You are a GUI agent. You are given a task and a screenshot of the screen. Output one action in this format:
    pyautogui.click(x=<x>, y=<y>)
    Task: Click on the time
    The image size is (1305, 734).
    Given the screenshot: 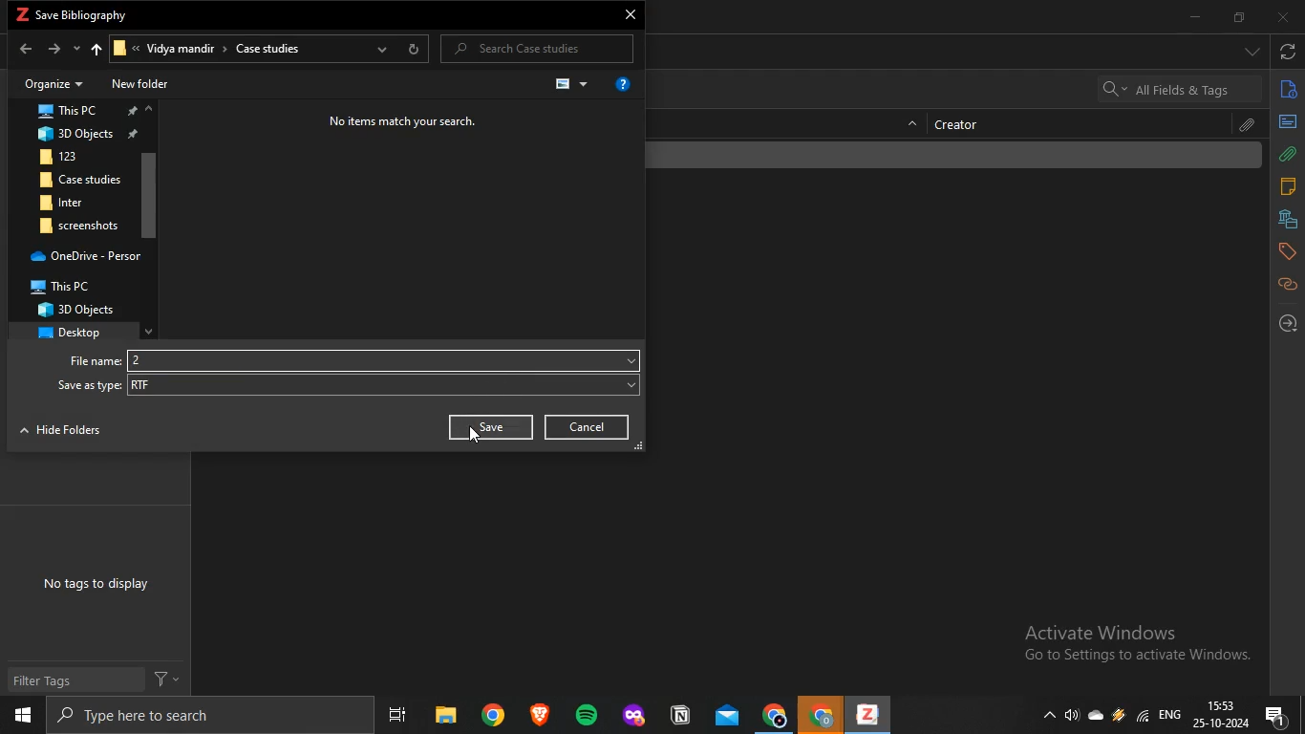 What is the action you would take?
    pyautogui.click(x=1222, y=704)
    